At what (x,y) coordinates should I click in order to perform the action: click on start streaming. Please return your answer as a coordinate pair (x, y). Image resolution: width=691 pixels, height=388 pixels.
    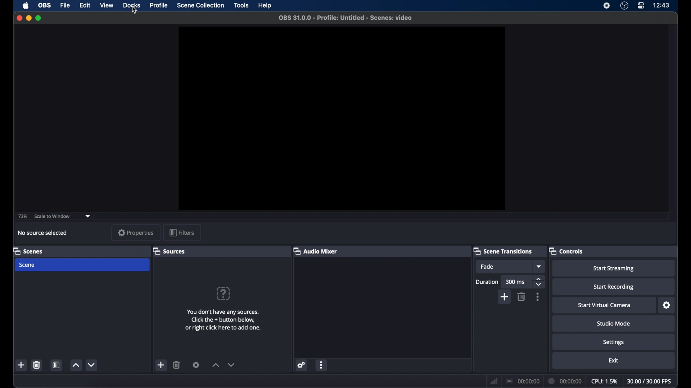
    Looking at the image, I should click on (615, 269).